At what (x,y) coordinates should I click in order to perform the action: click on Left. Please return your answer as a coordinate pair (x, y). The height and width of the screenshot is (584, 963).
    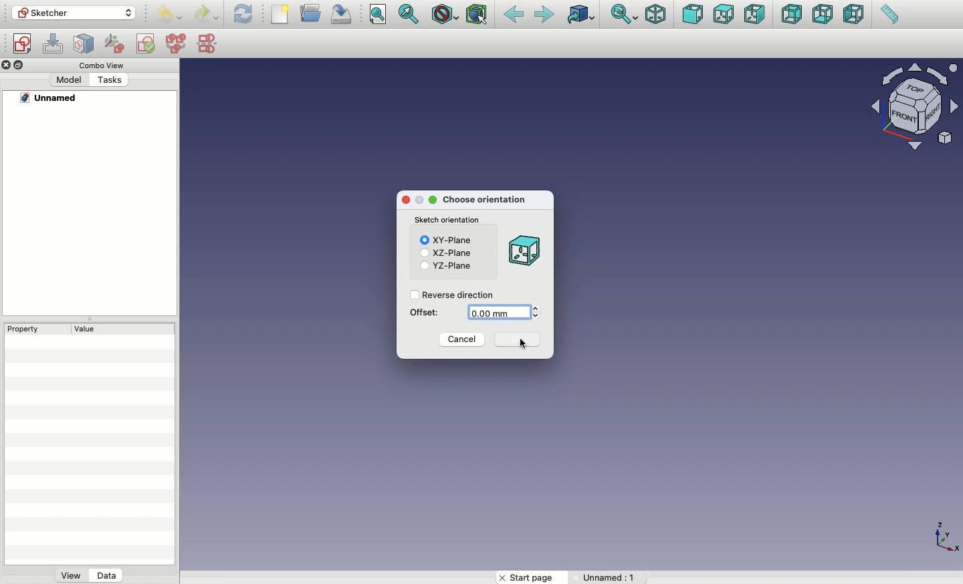
    Looking at the image, I should click on (854, 15).